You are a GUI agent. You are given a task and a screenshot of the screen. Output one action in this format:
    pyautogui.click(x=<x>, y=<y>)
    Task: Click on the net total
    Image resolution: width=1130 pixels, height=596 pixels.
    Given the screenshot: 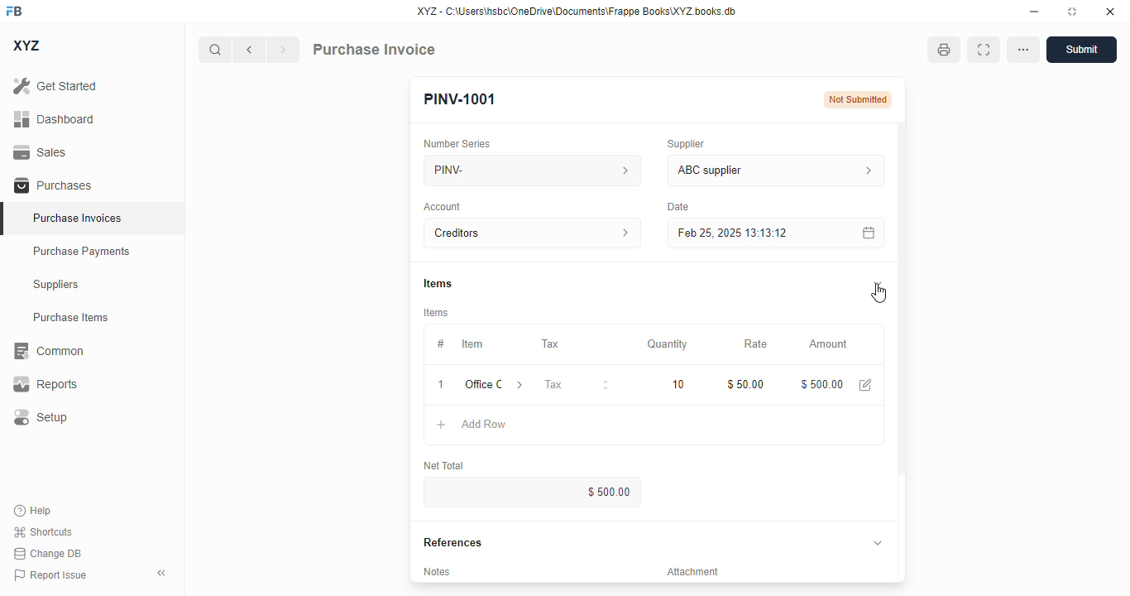 What is the action you would take?
    pyautogui.click(x=444, y=465)
    